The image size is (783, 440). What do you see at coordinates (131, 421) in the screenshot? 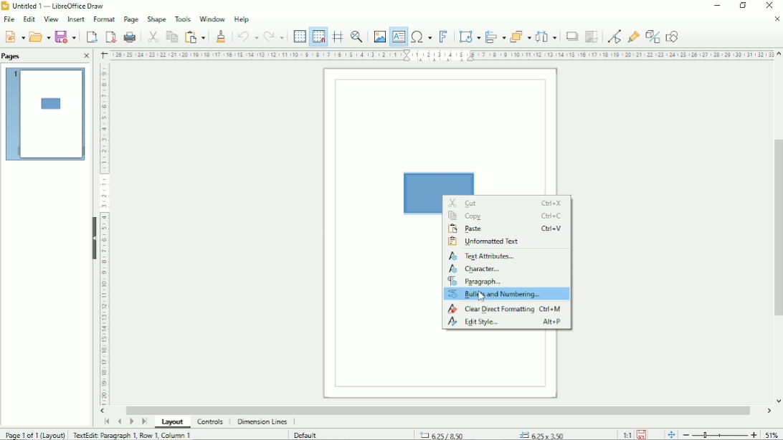
I see `Scroll to next page` at bounding box center [131, 421].